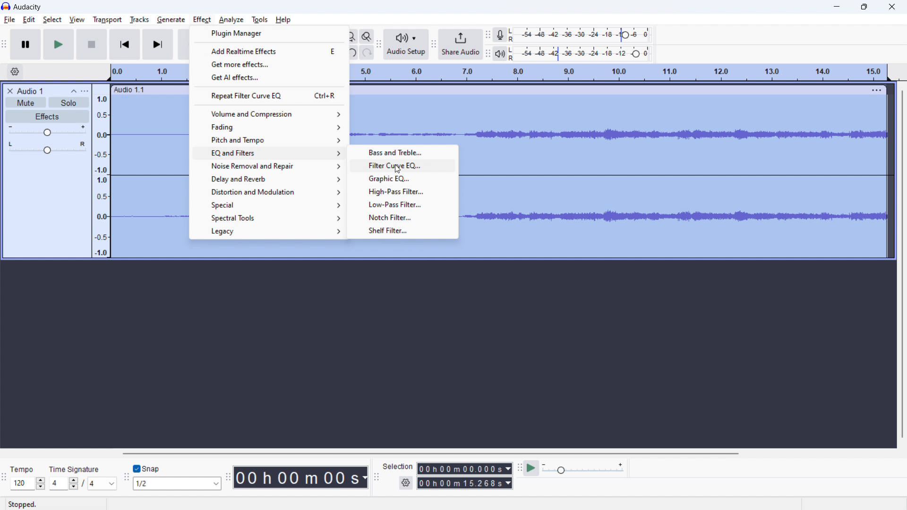  Describe the element at coordinates (267, 232) in the screenshot. I see `legacy` at that location.